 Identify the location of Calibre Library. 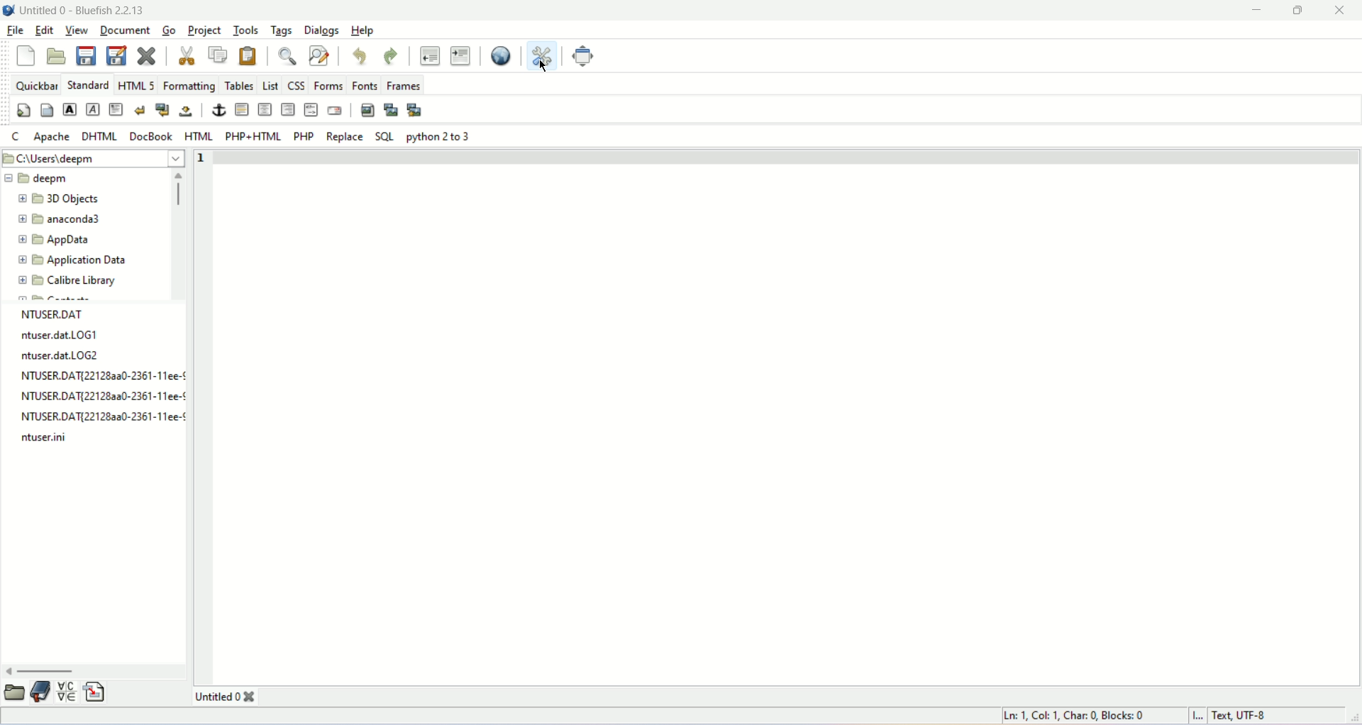
(83, 282).